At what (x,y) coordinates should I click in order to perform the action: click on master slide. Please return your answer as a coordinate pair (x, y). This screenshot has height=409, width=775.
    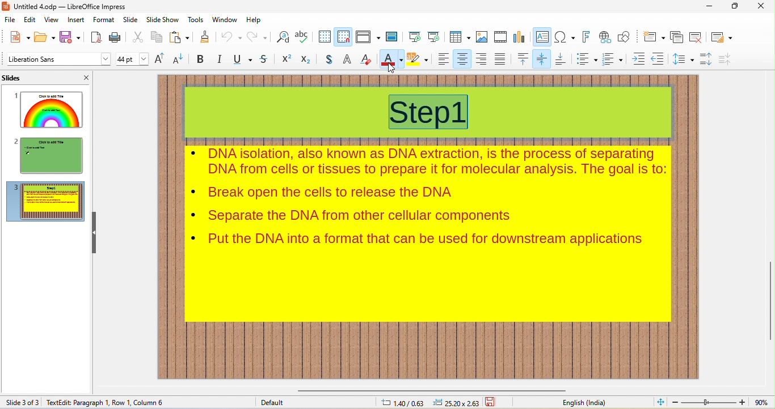
    Looking at the image, I should click on (392, 37).